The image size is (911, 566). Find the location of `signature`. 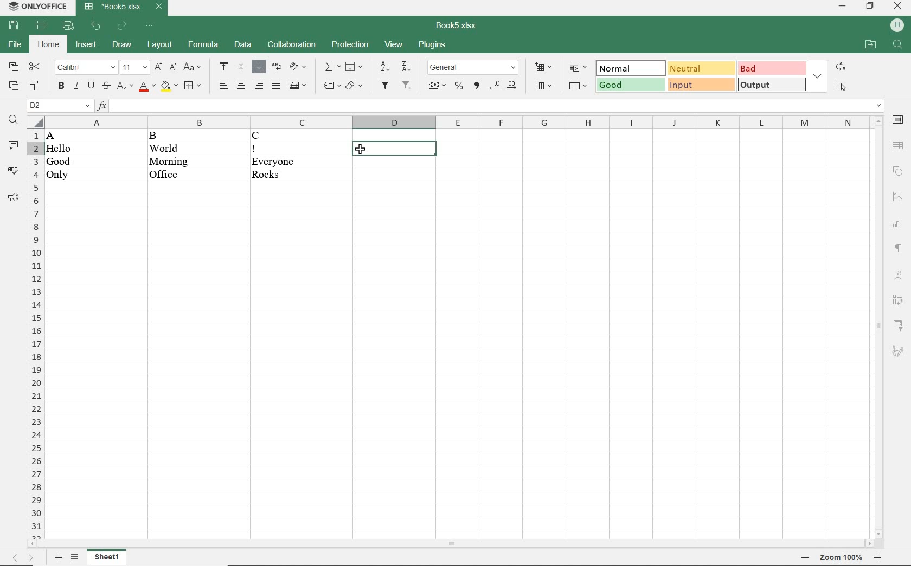

signature is located at coordinates (899, 349).